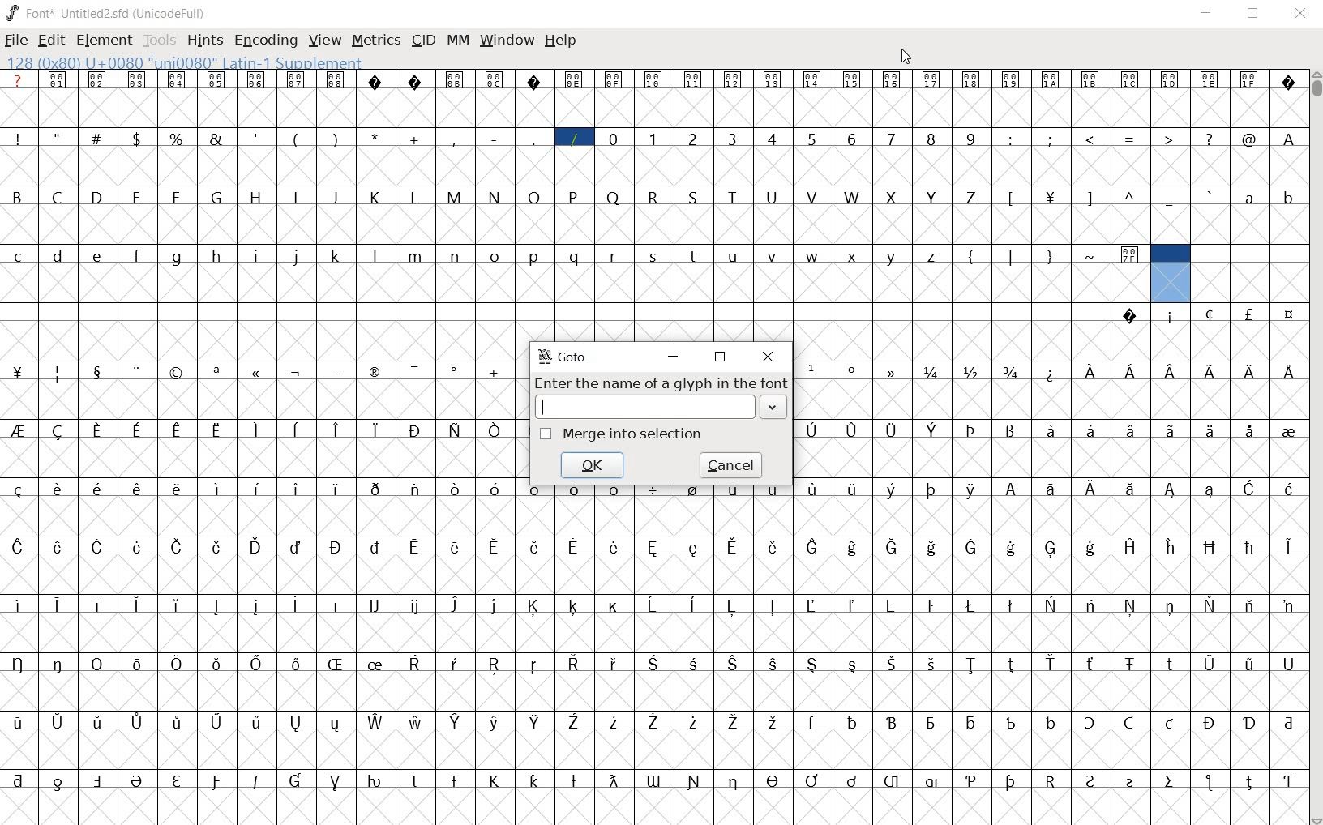  What do you see at coordinates (593, 464) in the screenshot?
I see `Ok` at bounding box center [593, 464].